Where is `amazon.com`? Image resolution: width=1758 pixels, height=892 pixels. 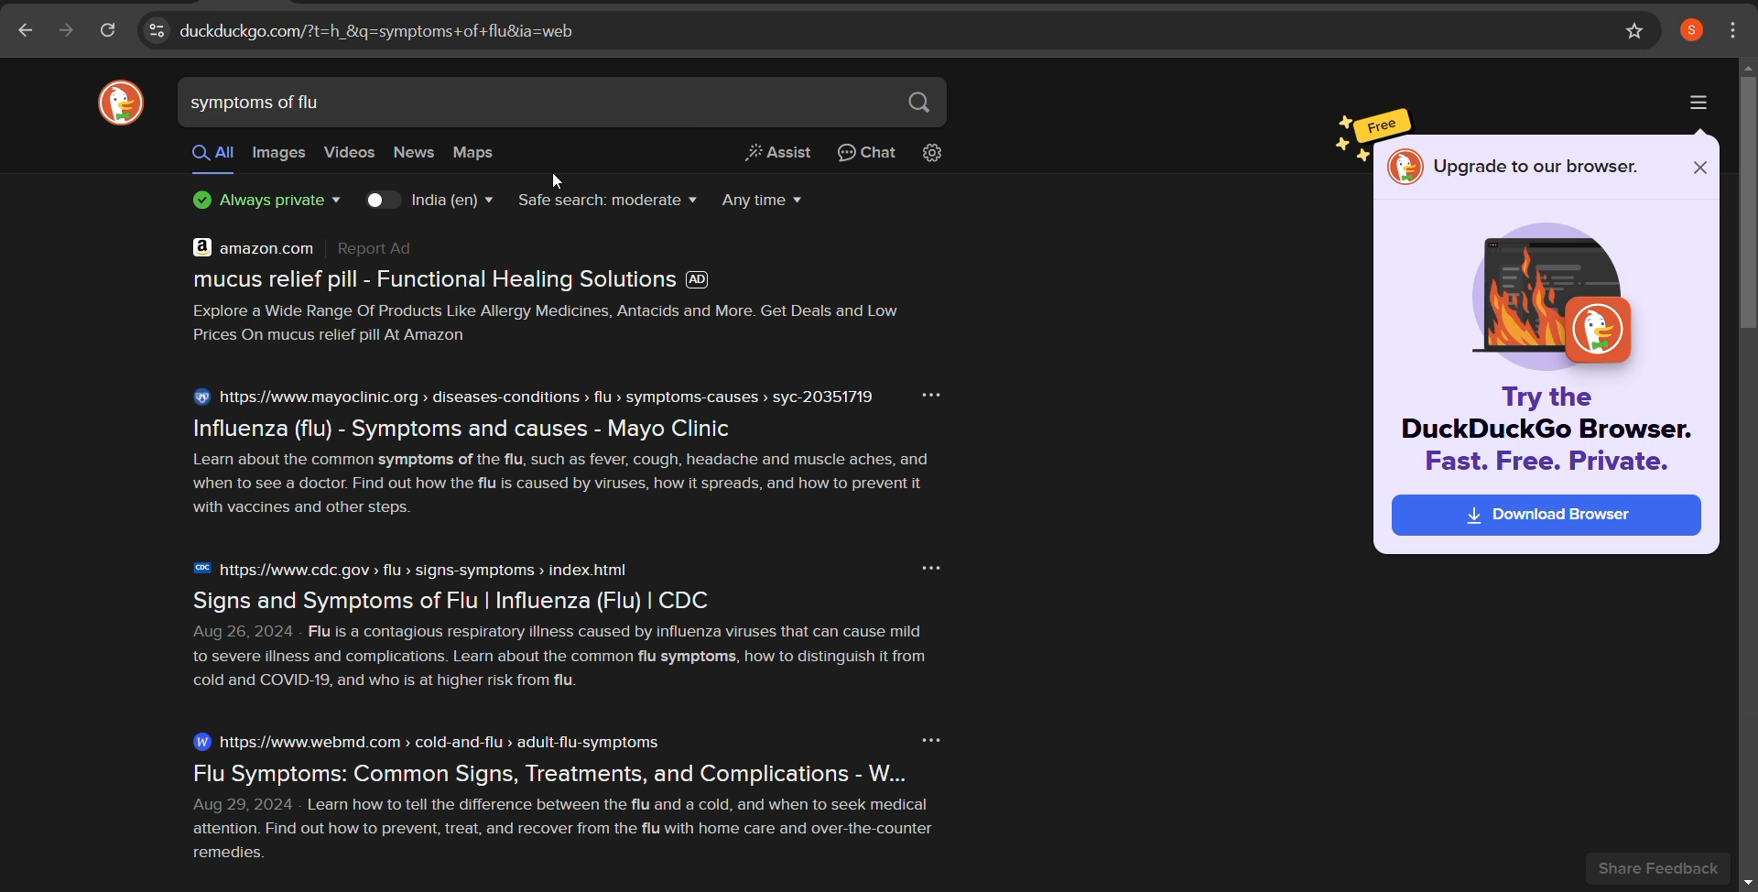 amazon.com is located at coordinates (324, 248).